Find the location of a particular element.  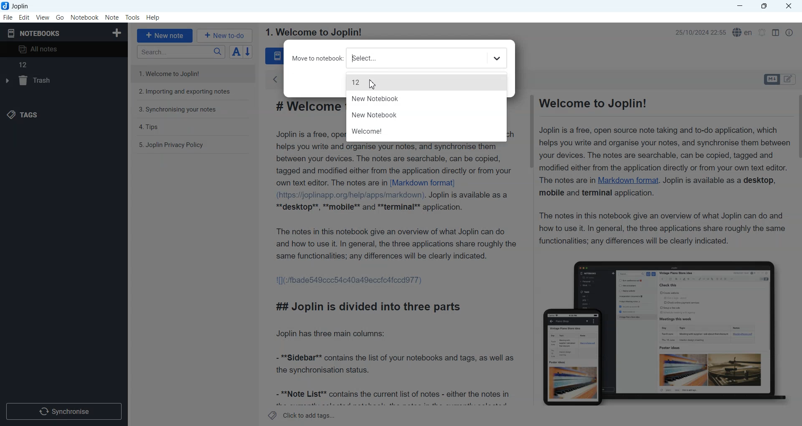

5. Joplin Privacy Policy is located at coordinates (172, 145).